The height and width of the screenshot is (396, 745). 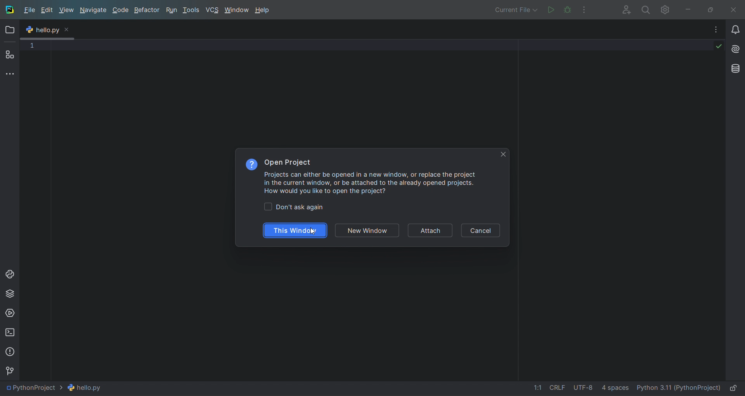 I want to click on vcs, so click(x=213, y=10).